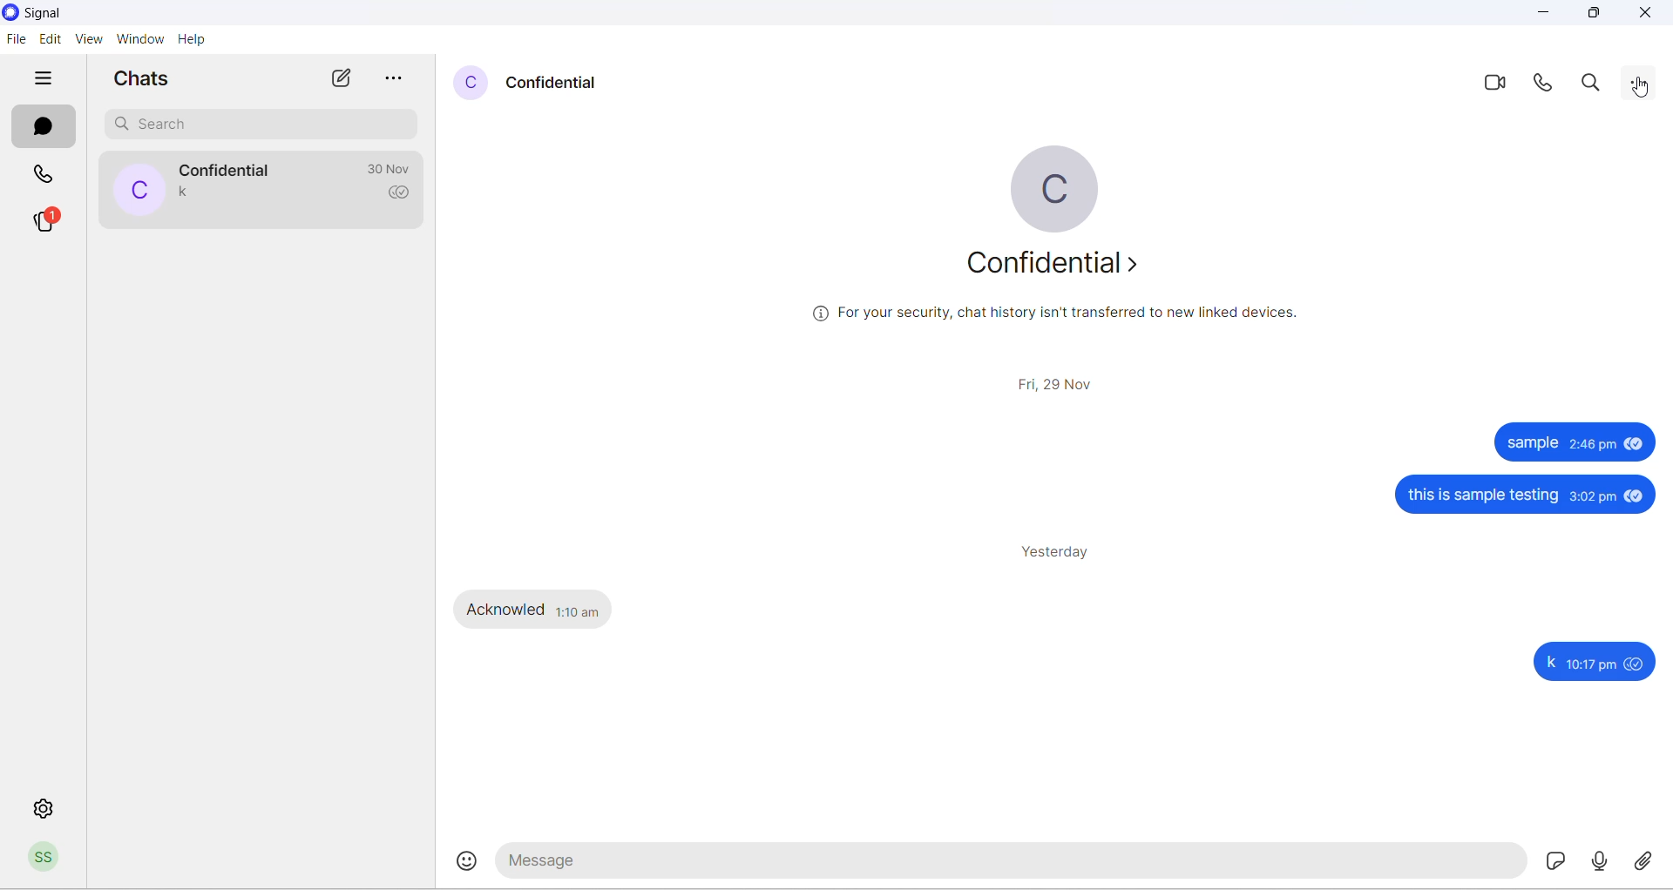 The height and width of the screenshot is (890, 1673). Describe the element at coordinates (1593, 496) in the screenshot. I see `3:02  pm` at that location.